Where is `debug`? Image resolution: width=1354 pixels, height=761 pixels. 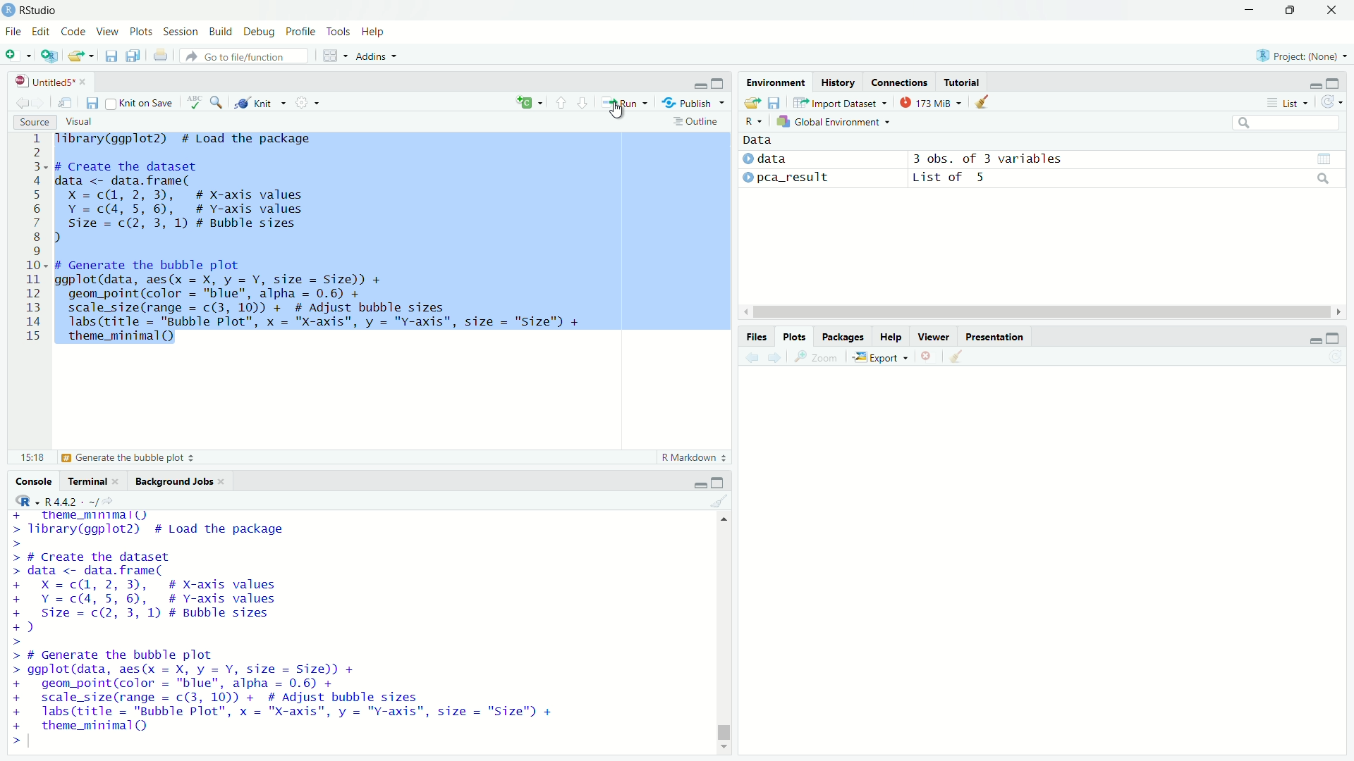 debug is located at coordinates (260, 32).